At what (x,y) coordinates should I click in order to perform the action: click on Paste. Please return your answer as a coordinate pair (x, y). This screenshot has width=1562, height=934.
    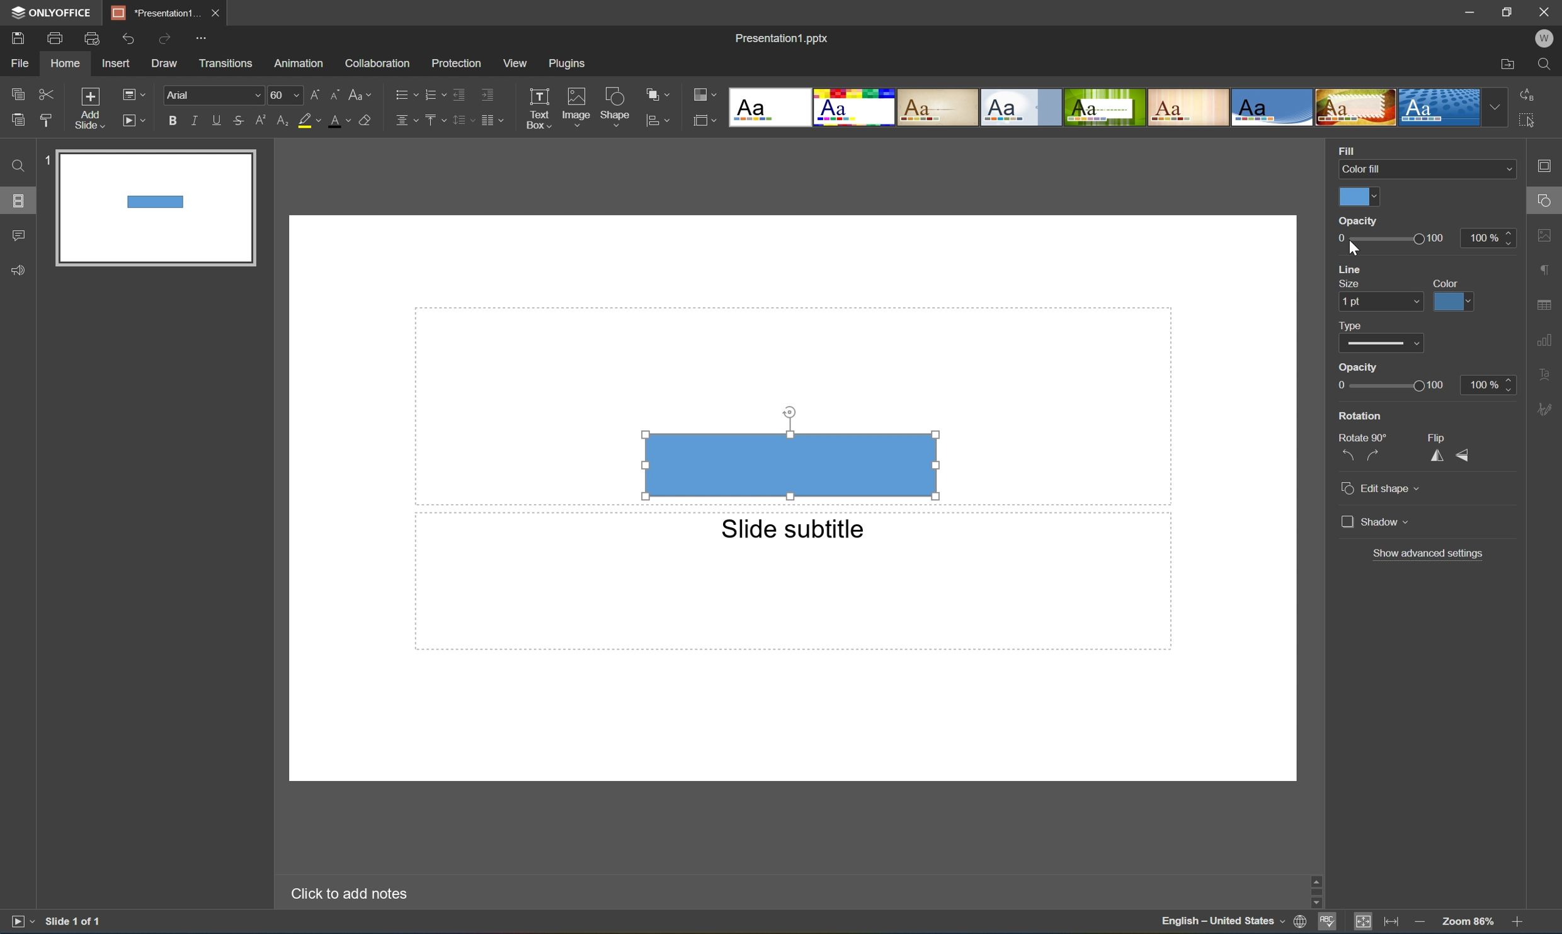
    Looking at the image, I should click on (18, 121).